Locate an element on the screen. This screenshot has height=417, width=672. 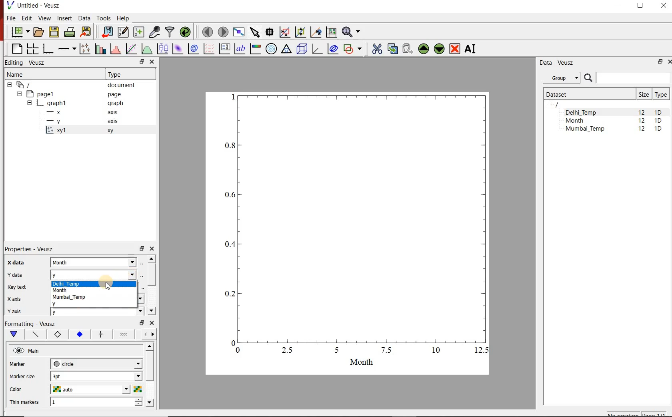
Add an axis to the plot is located at coordinates (66, 49).